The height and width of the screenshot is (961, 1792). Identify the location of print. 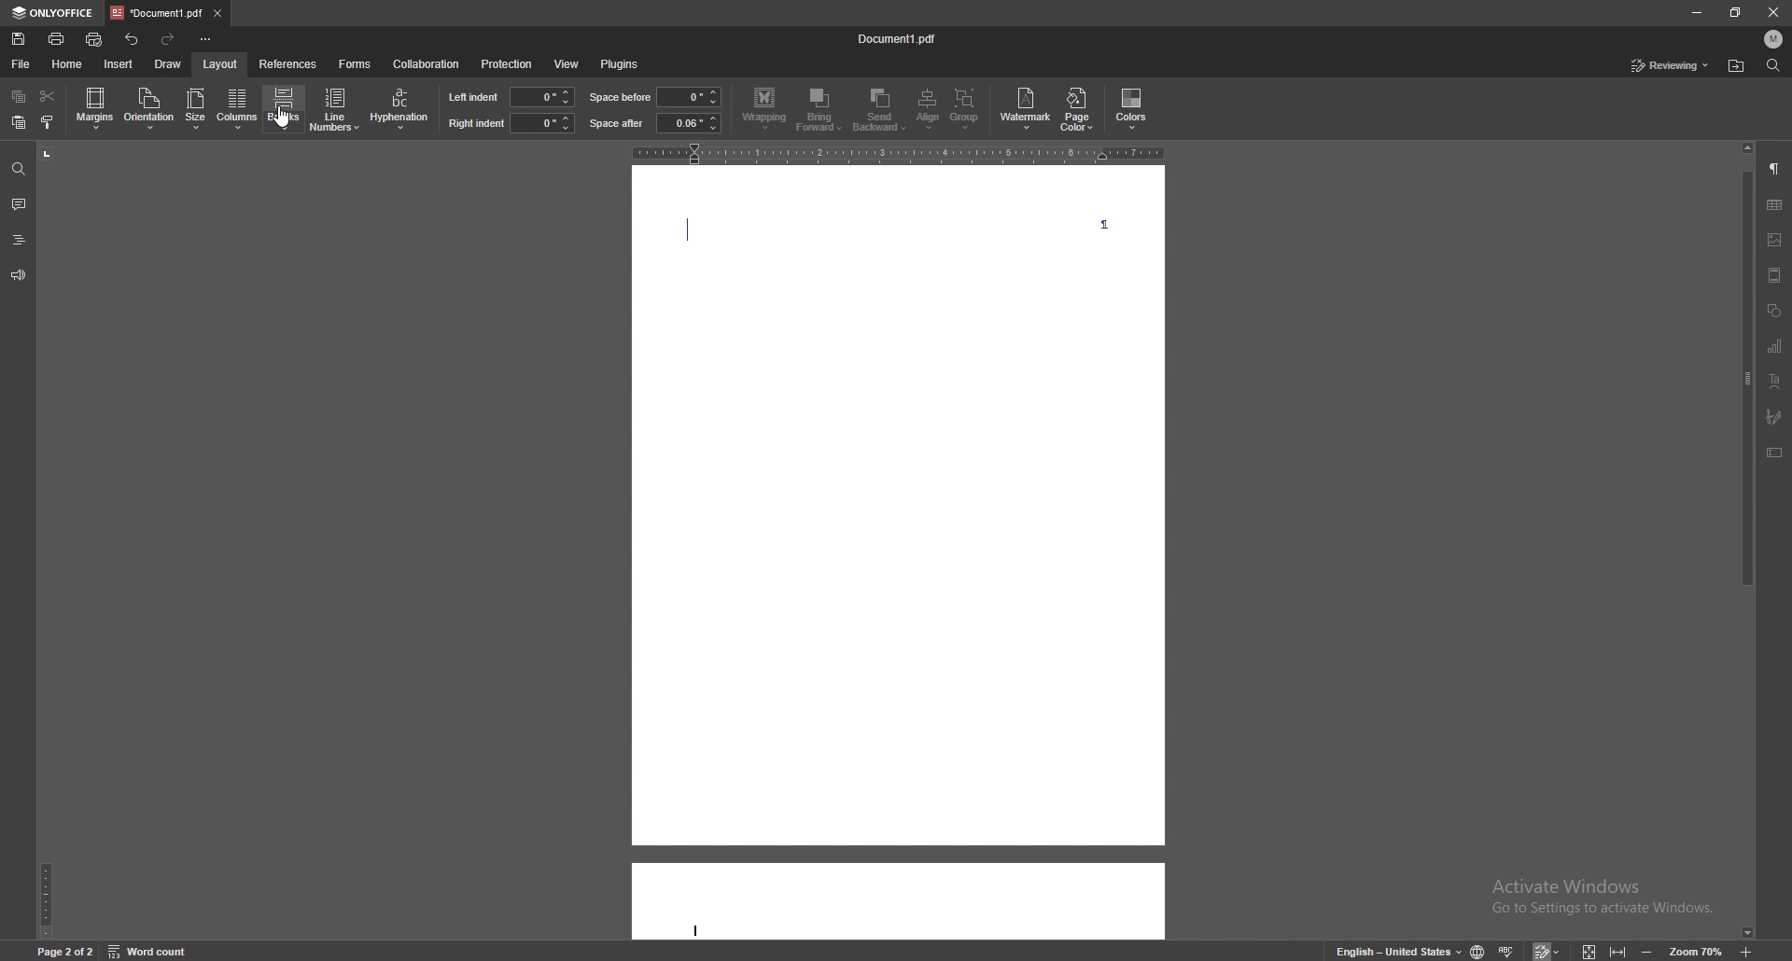
(58, 38).